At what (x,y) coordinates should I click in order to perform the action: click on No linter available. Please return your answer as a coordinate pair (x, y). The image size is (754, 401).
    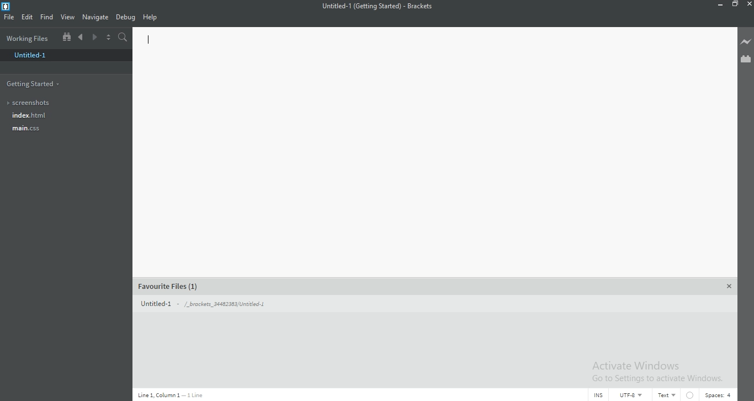
    Looking at the image, I should click on (692, 395).